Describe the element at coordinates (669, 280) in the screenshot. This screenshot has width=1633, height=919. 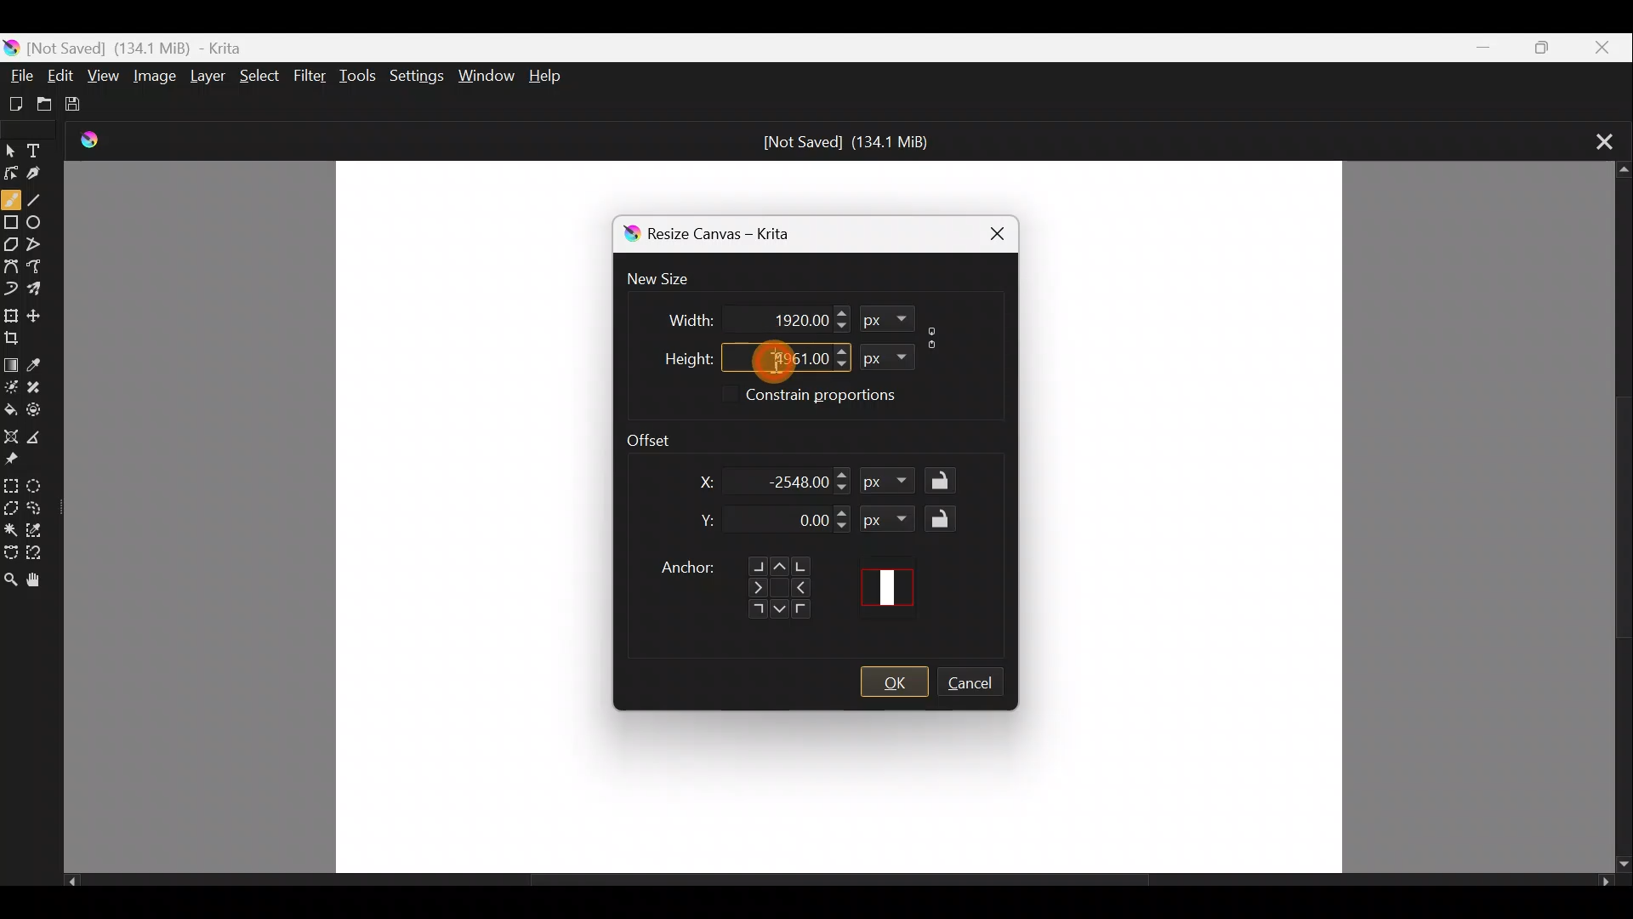
I see `New size` at that location.